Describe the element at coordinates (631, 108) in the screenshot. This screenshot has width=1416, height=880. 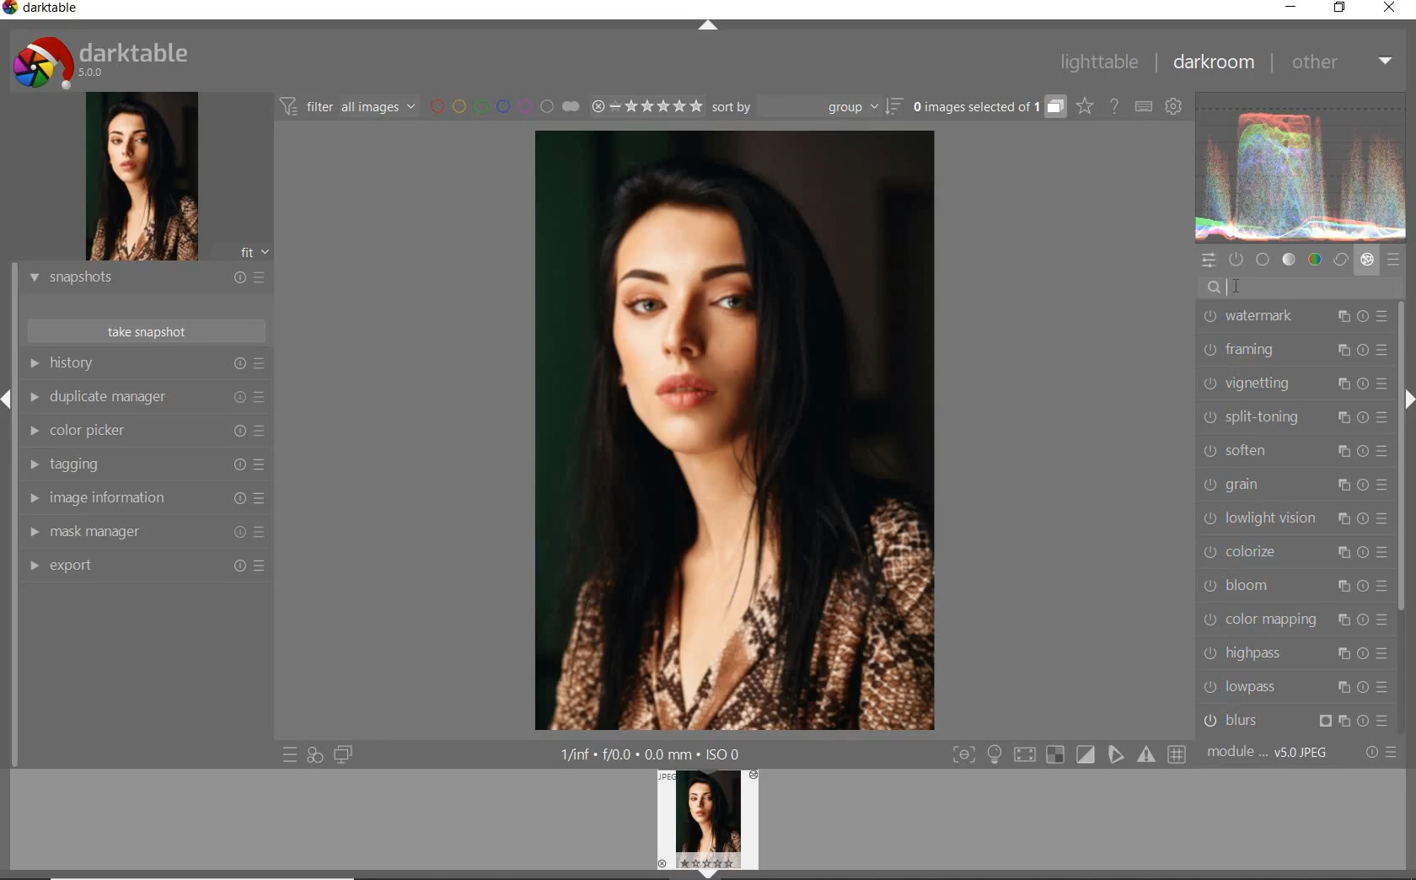
I see `range ratings for selected images` at that location.